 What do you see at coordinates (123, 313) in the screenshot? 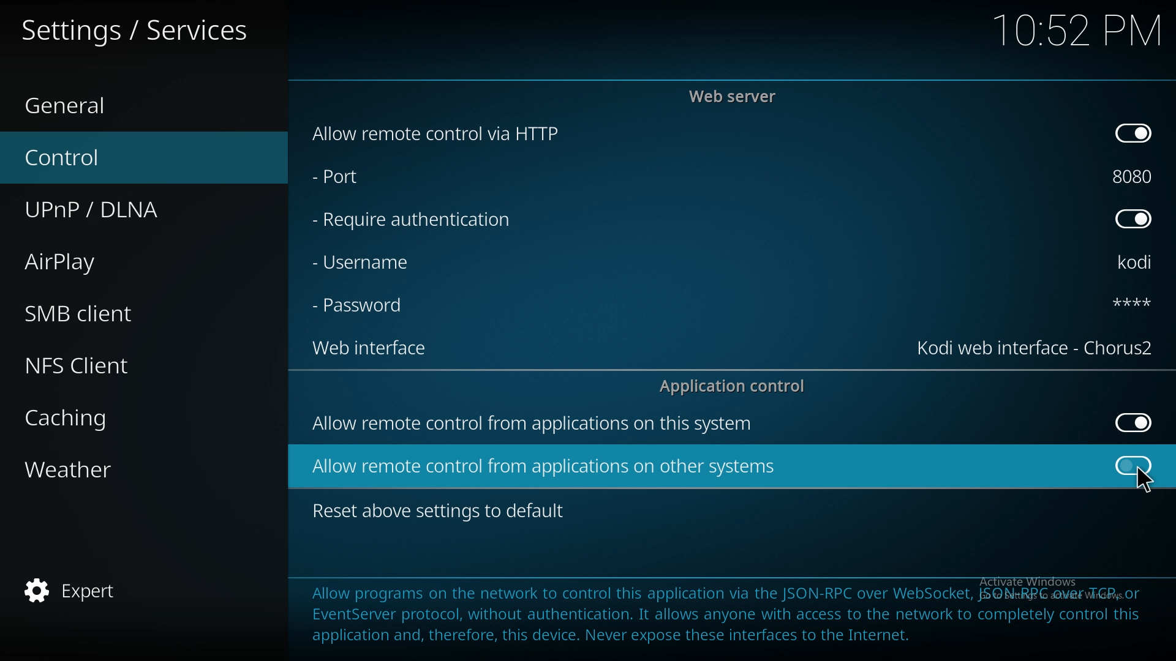
I see `smb client` at bounding box center [123, 313].